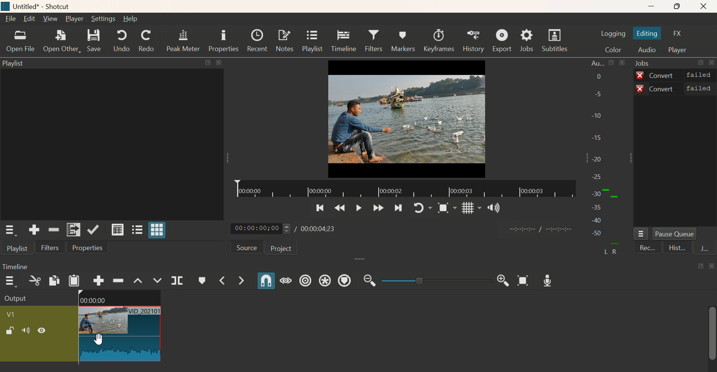 This screenshot has height=372, width=717. I want to click on View, so click(50, 18).